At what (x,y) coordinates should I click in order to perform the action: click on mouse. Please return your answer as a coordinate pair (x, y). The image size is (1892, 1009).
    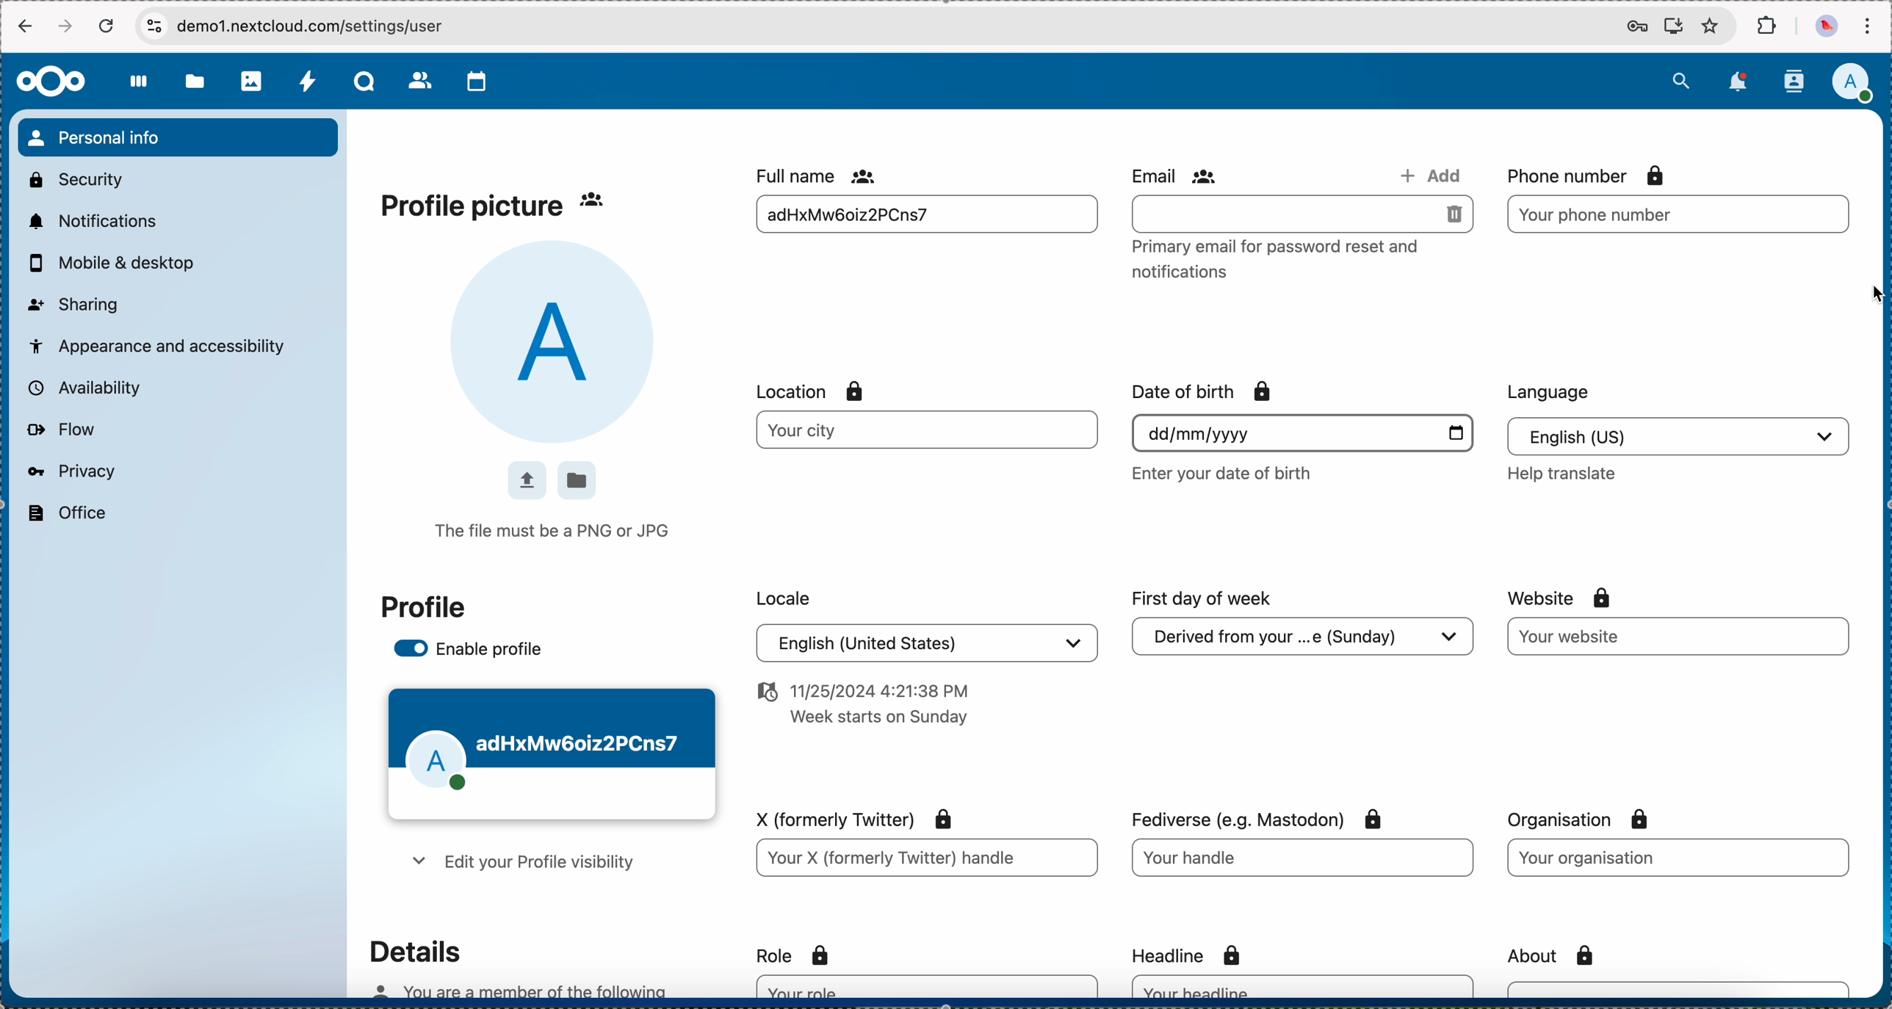
    Looking at the image, I should click on (1868, 296).